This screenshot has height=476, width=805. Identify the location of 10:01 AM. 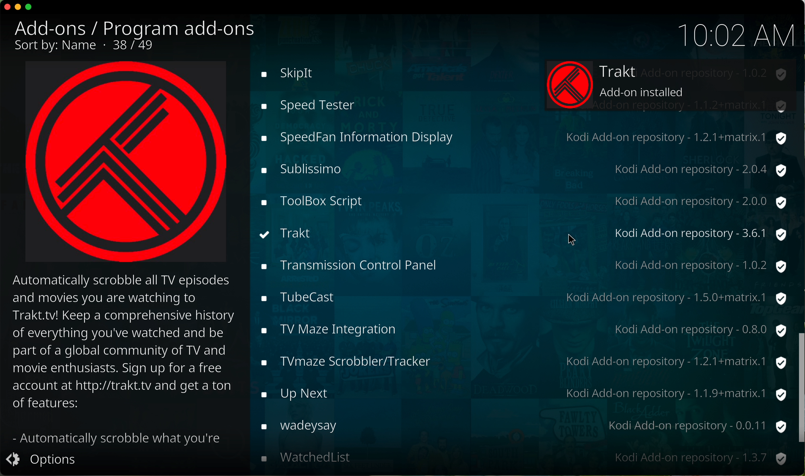
(735, 34).